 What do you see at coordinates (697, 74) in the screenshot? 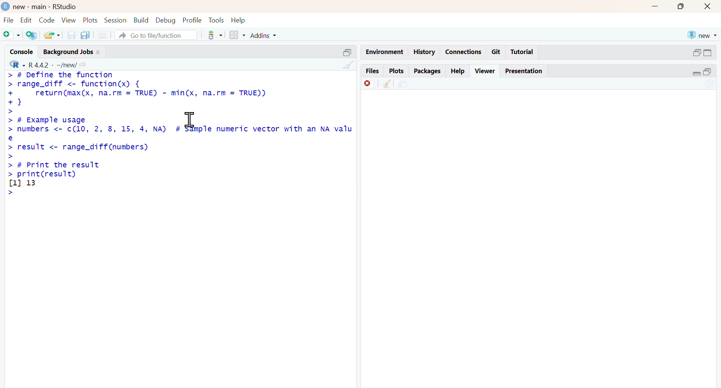
I see `Collapse /expand` at bounding box center [697, 74].